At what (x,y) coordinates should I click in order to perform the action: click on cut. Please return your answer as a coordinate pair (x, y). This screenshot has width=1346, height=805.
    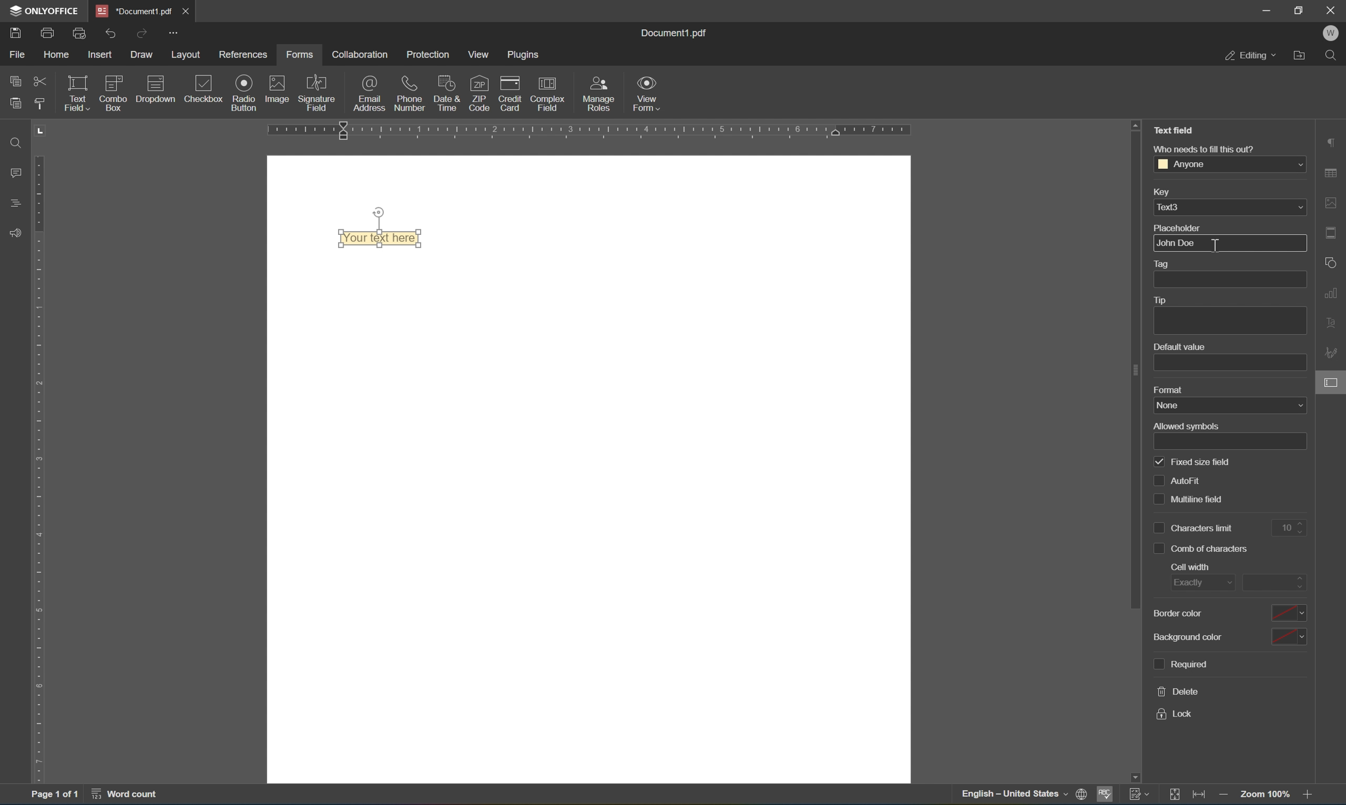
    Looking at the image, I should click on (41, 80).